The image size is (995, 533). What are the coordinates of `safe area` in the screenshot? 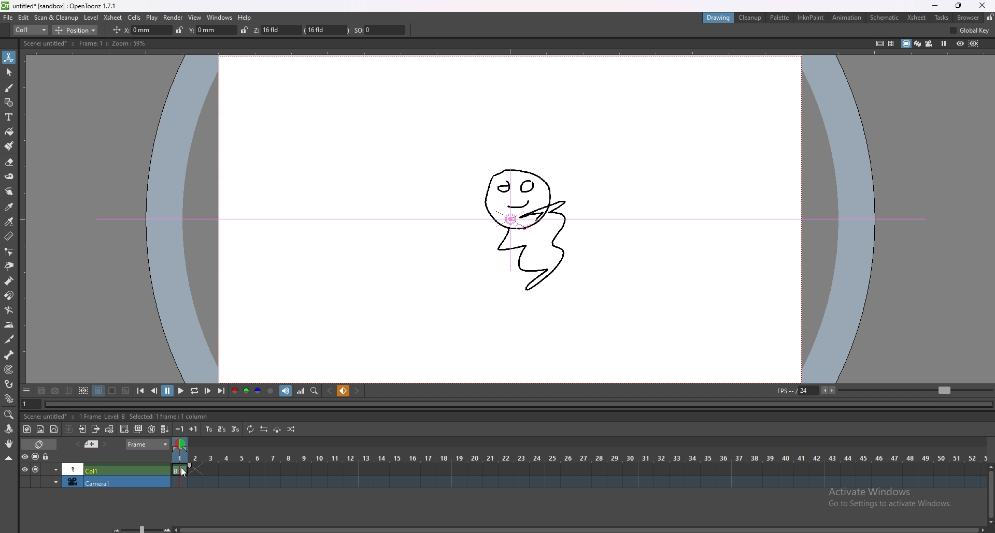 It's located at (878, 43).